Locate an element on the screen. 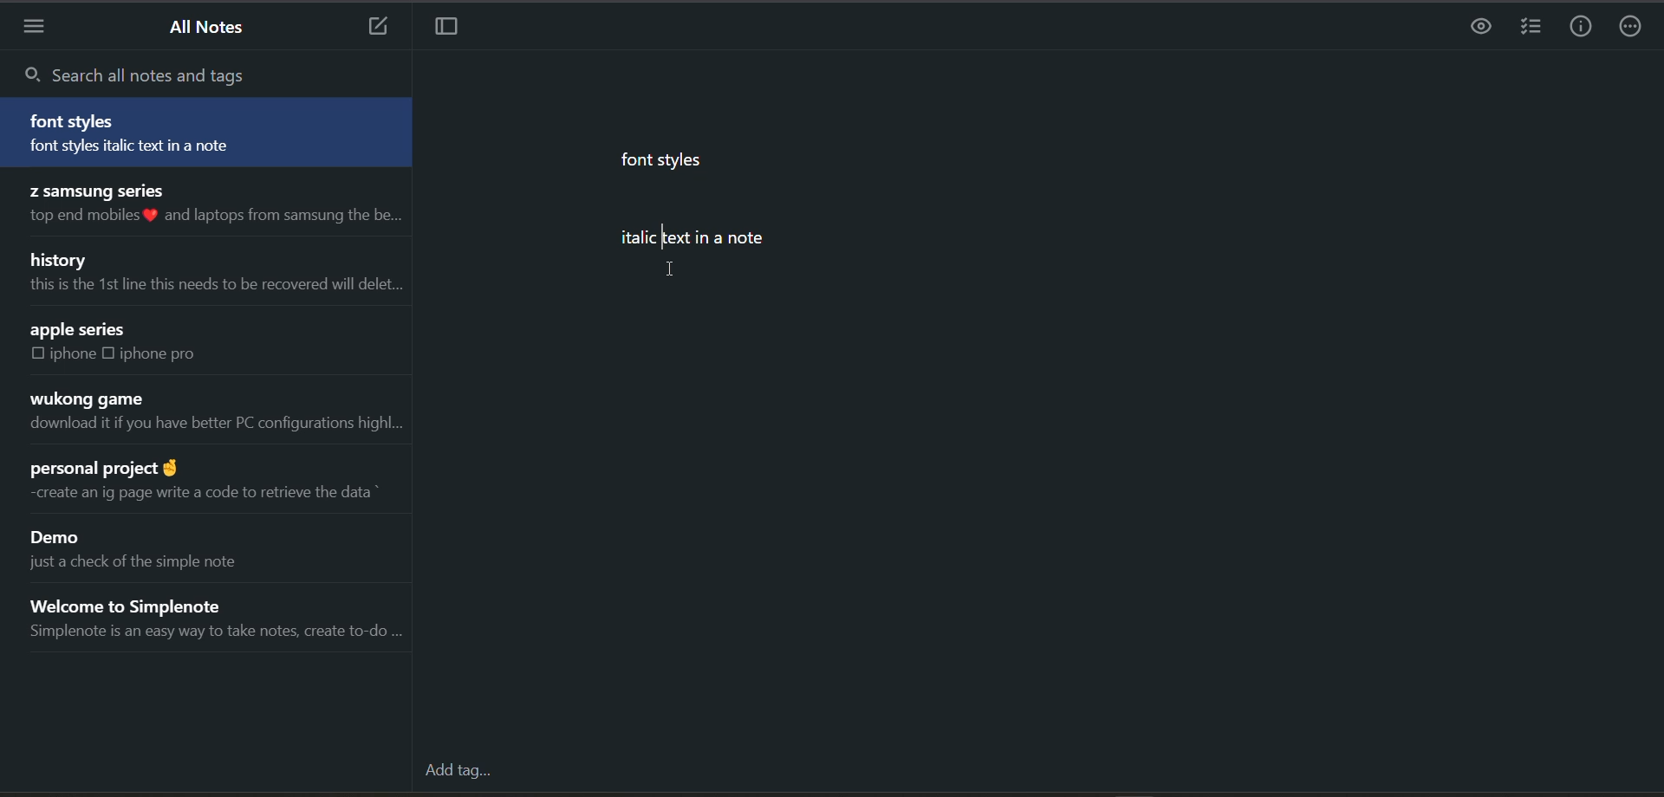 Image resolution: width=1664 pixels, height=797 pixels. note title and preview is located at coordinates (211, 412).